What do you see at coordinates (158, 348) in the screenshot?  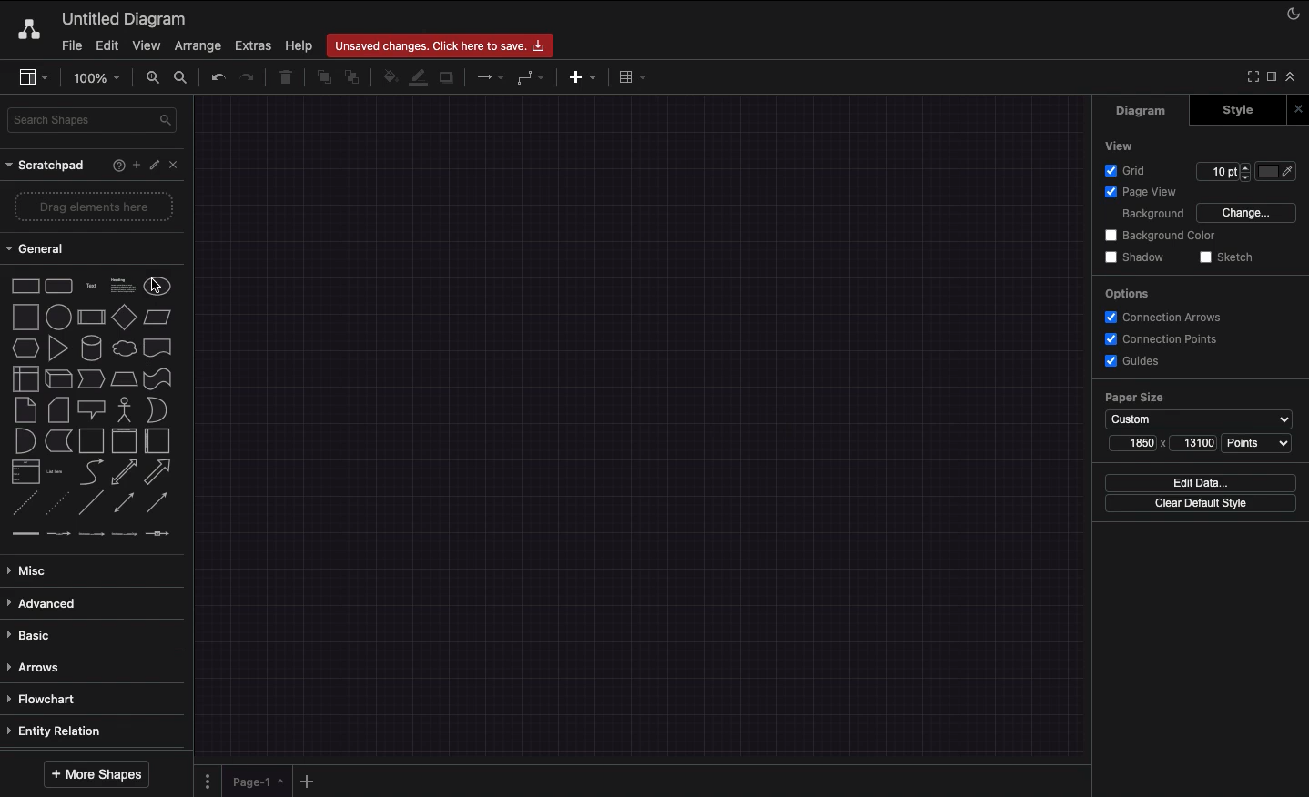 I see `Document` at bounding box center [158, 348].